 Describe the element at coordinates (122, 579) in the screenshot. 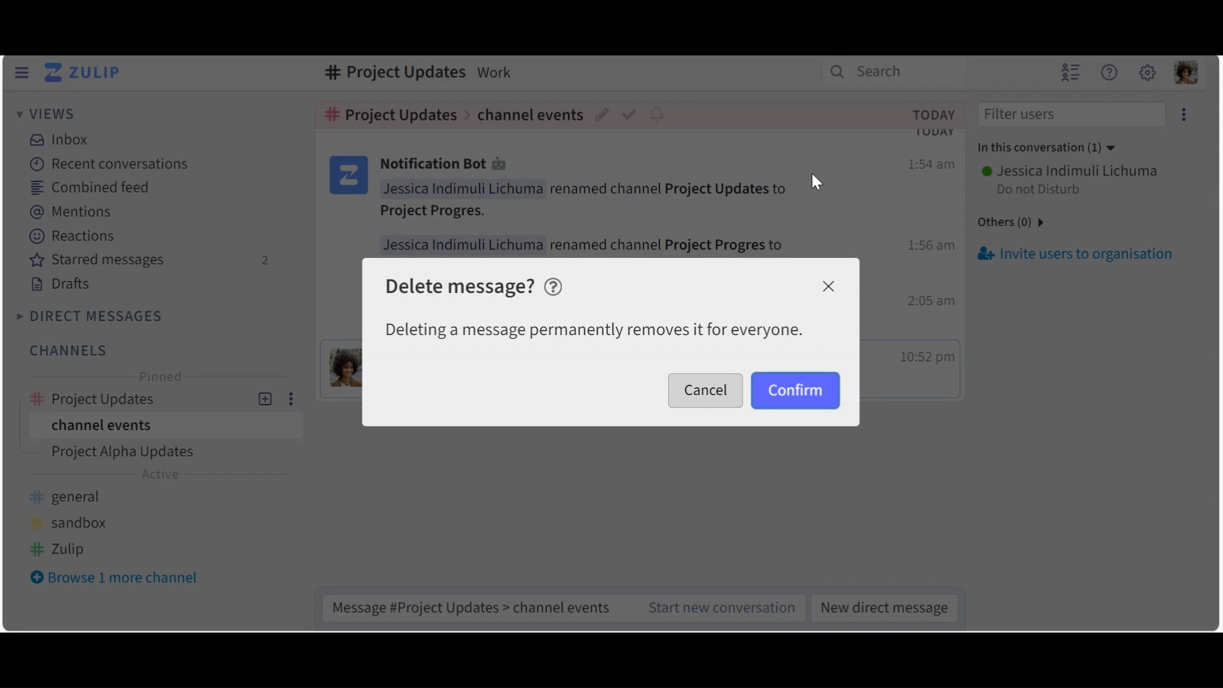

I see `Bowser 1 more channel` at that location.